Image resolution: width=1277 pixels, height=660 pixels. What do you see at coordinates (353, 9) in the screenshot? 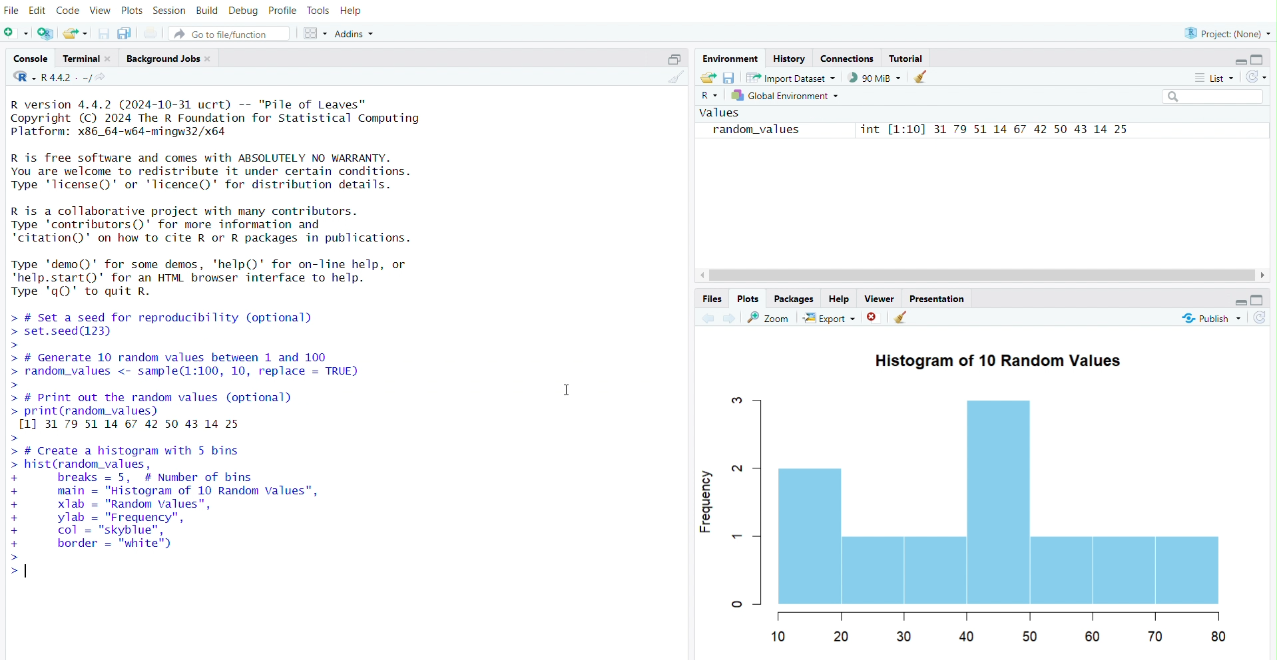
I see `help` at bounding box center [353, 9].